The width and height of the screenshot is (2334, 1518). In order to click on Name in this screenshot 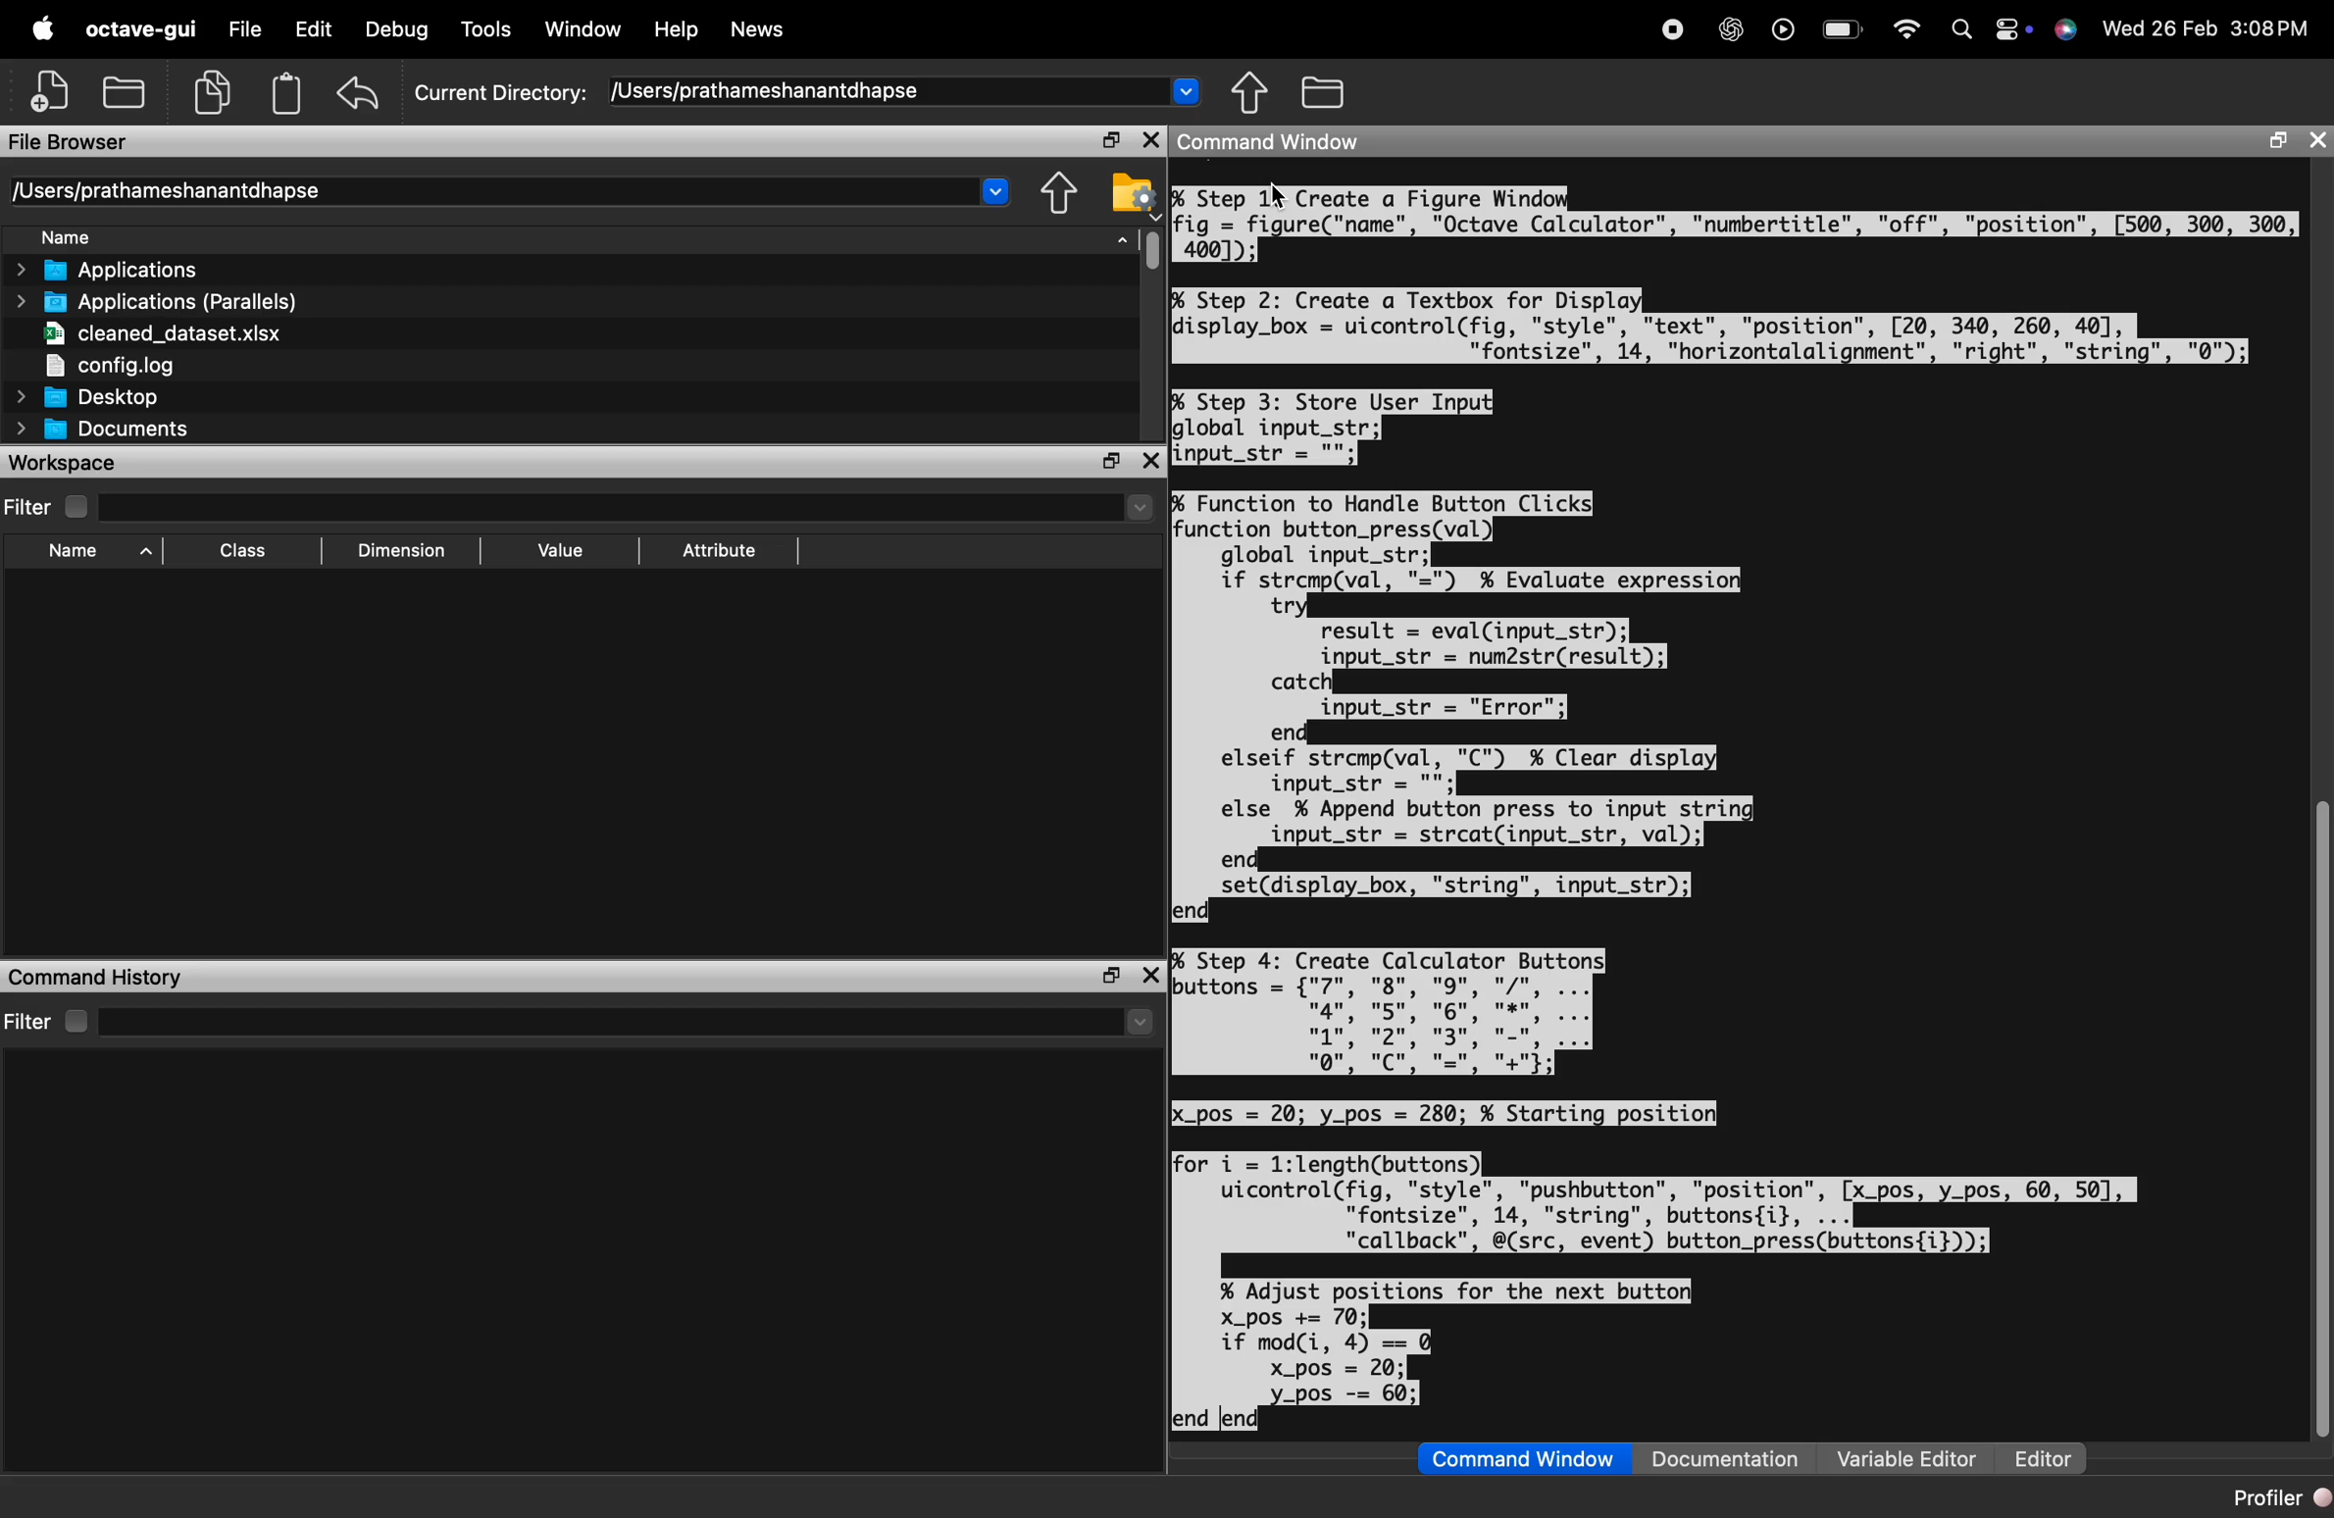, I will do `click(184, 234)`.